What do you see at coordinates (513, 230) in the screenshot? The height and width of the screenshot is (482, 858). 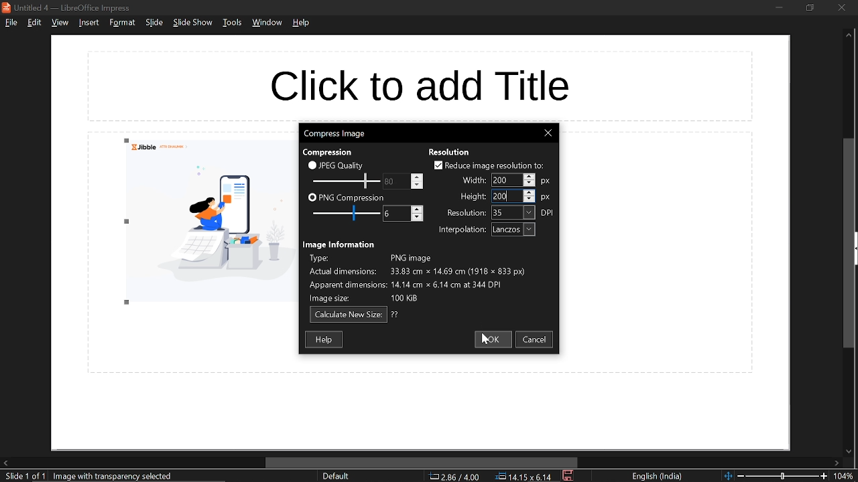 I see `interpolation` at bounding box center [513, 230].